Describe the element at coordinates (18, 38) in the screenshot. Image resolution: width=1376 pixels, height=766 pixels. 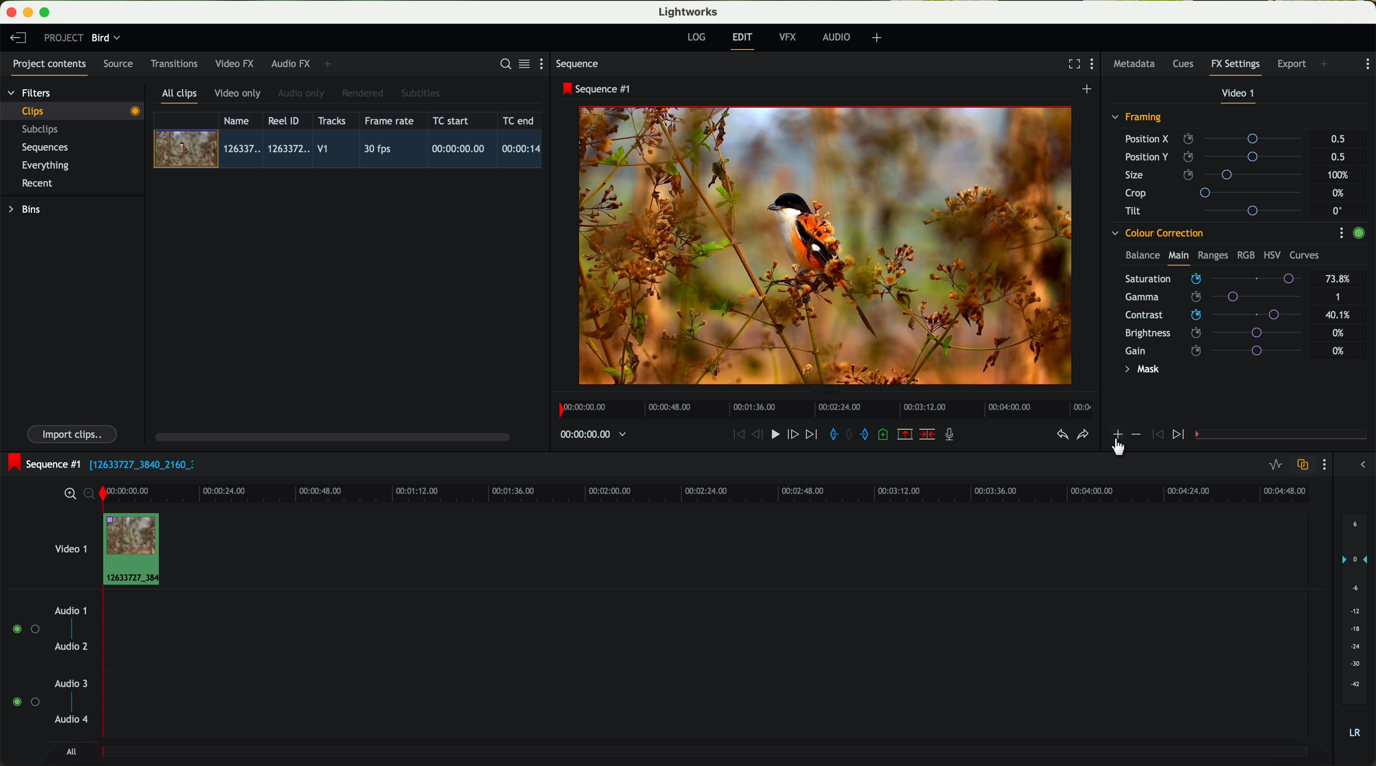
I see `leave` at that location.